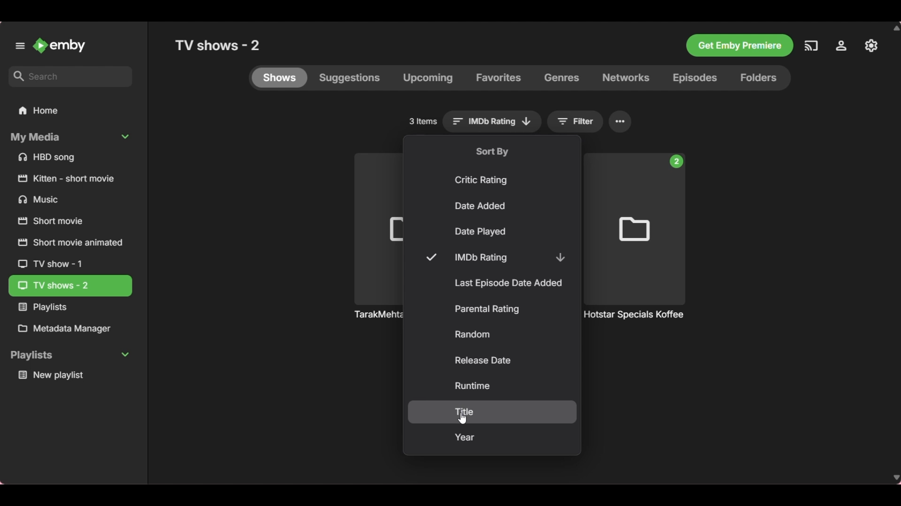 The image size is (901, 506). What do you see at coordinates (71, 286) in the screenshot?
I see `Current selection highlighted` at bounding box center [71, 286].